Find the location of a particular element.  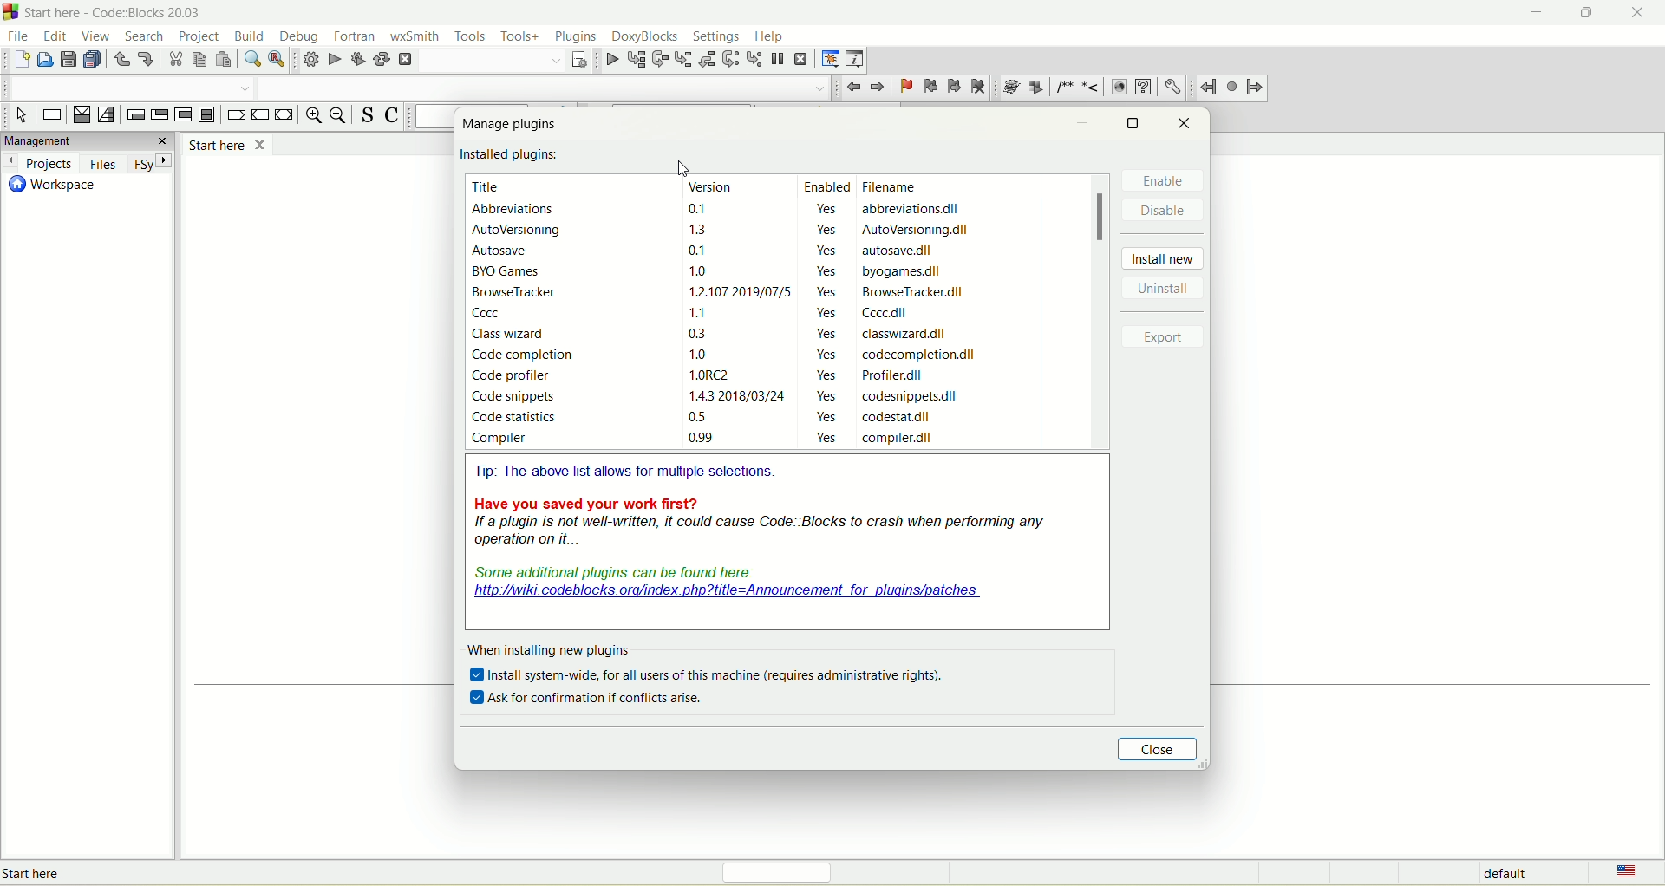

‘Compiler 099 Yes  compiler.dil is located at coordinates (706, 441).